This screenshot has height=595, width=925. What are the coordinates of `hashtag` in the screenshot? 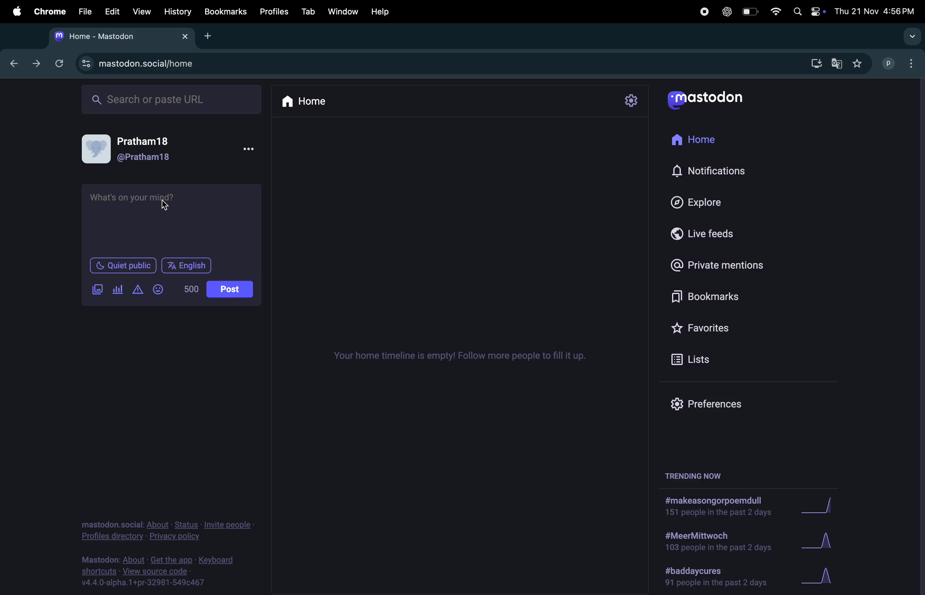 It's located at (718, 577).